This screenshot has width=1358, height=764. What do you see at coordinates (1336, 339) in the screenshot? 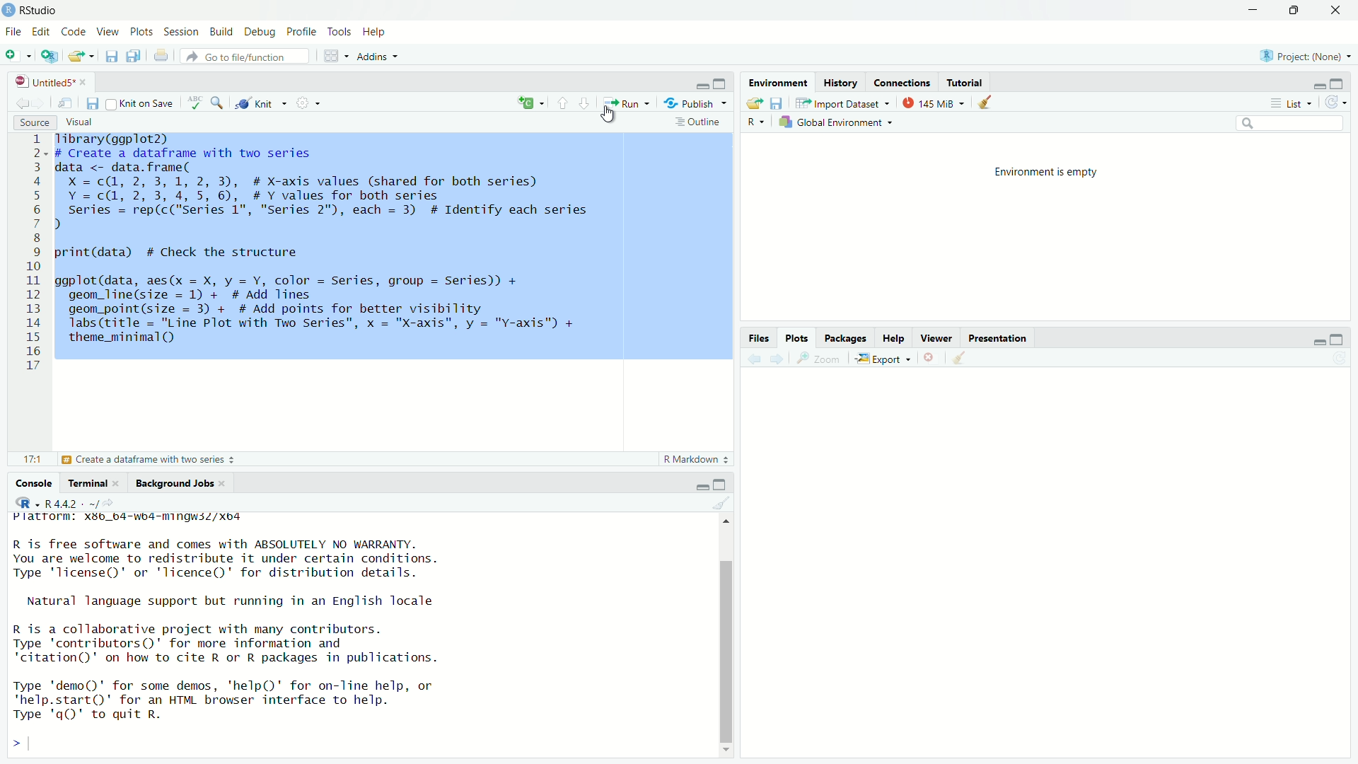
I see `Maximize` at bounding box center [1336, 339].